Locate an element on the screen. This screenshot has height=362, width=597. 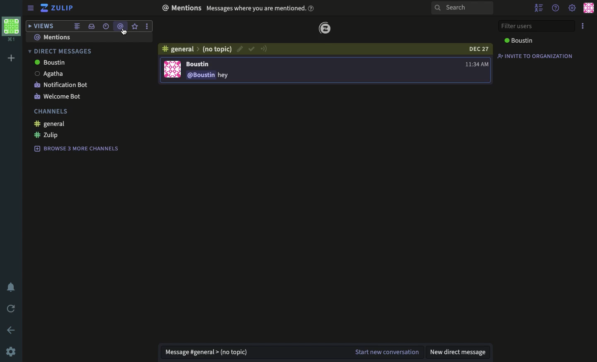
inbox is located at coordinates (92, 25).